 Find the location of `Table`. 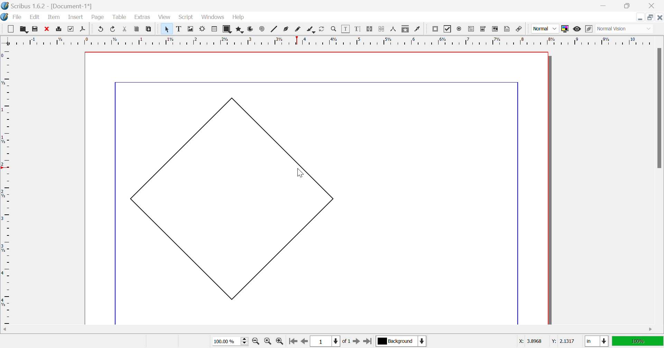

Table is located at coordinates (119, 17).